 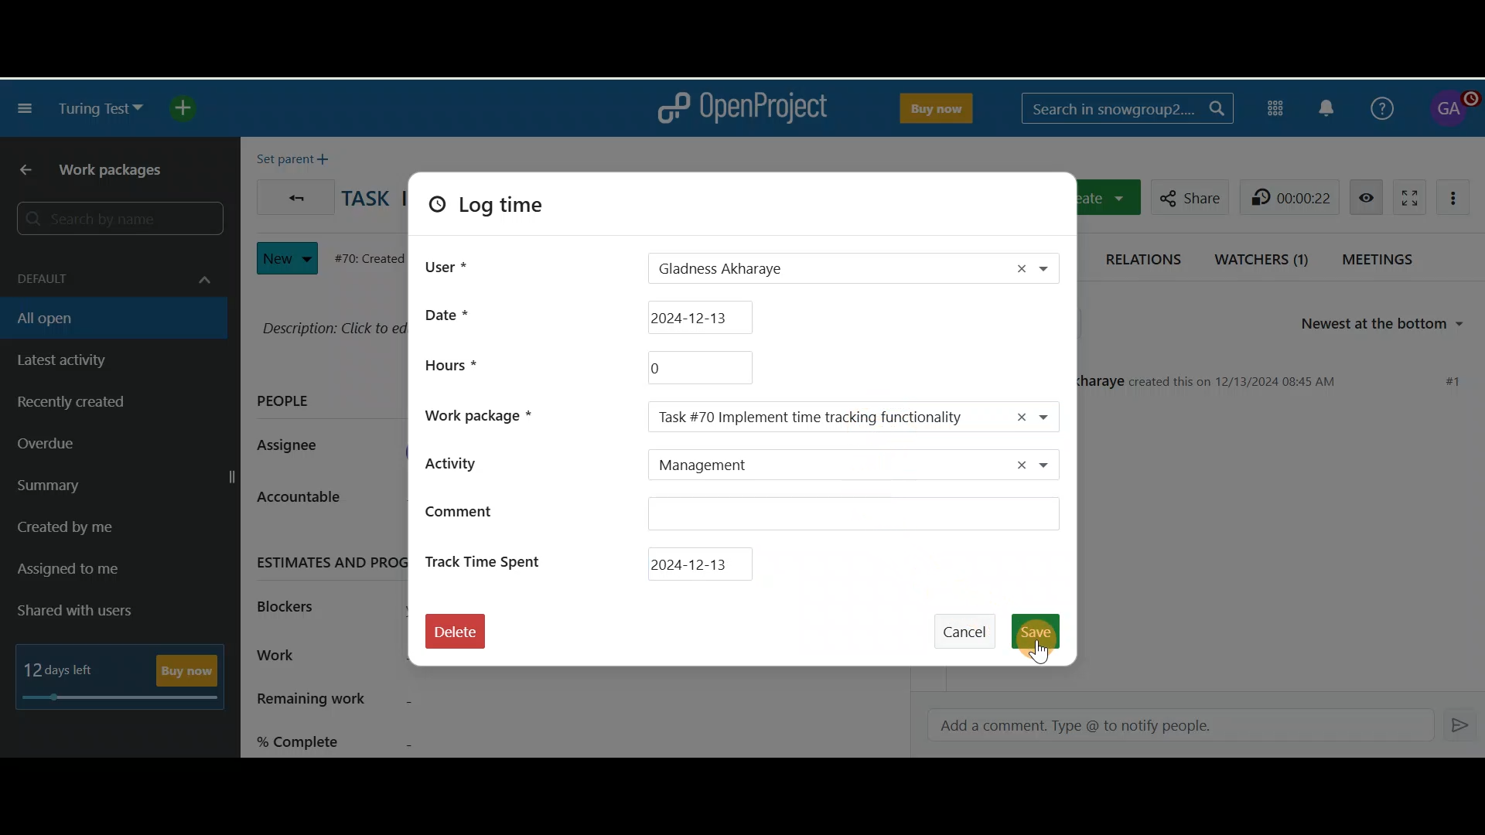 I want to click on Work packages, so click(x=118, y=173).